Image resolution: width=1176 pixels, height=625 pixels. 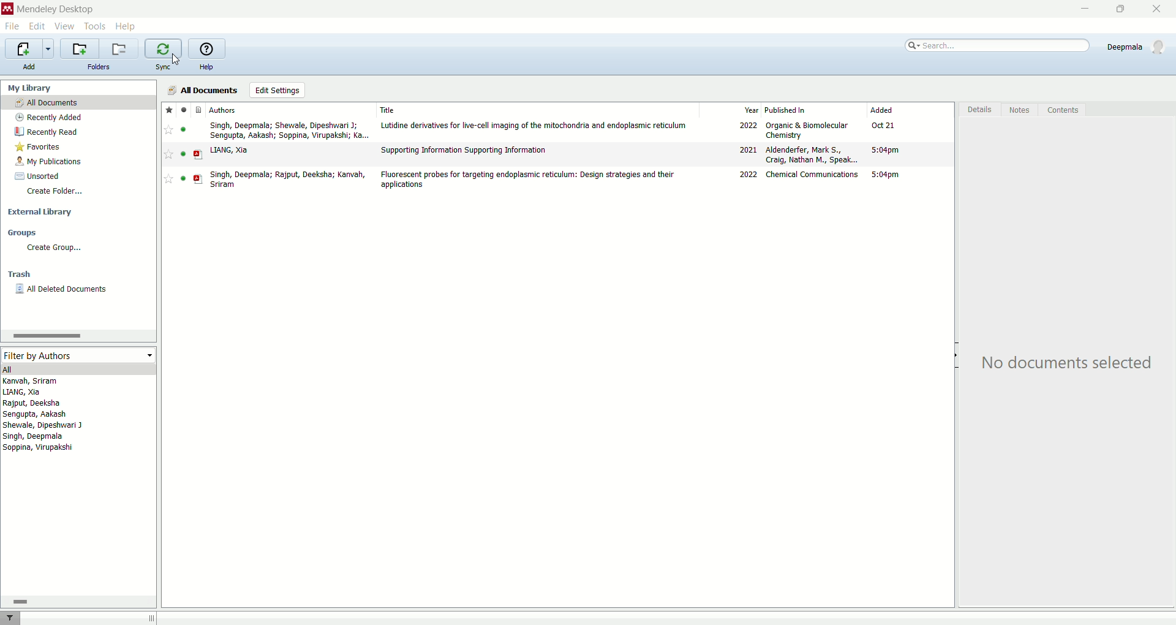 What do you see at coordinates (537, 126) in the screenshot?
I see `Lutidine derivatives for live-cell imaging of the mitochondria and endoplasmic reticulum` at bounding box center [537, 126].